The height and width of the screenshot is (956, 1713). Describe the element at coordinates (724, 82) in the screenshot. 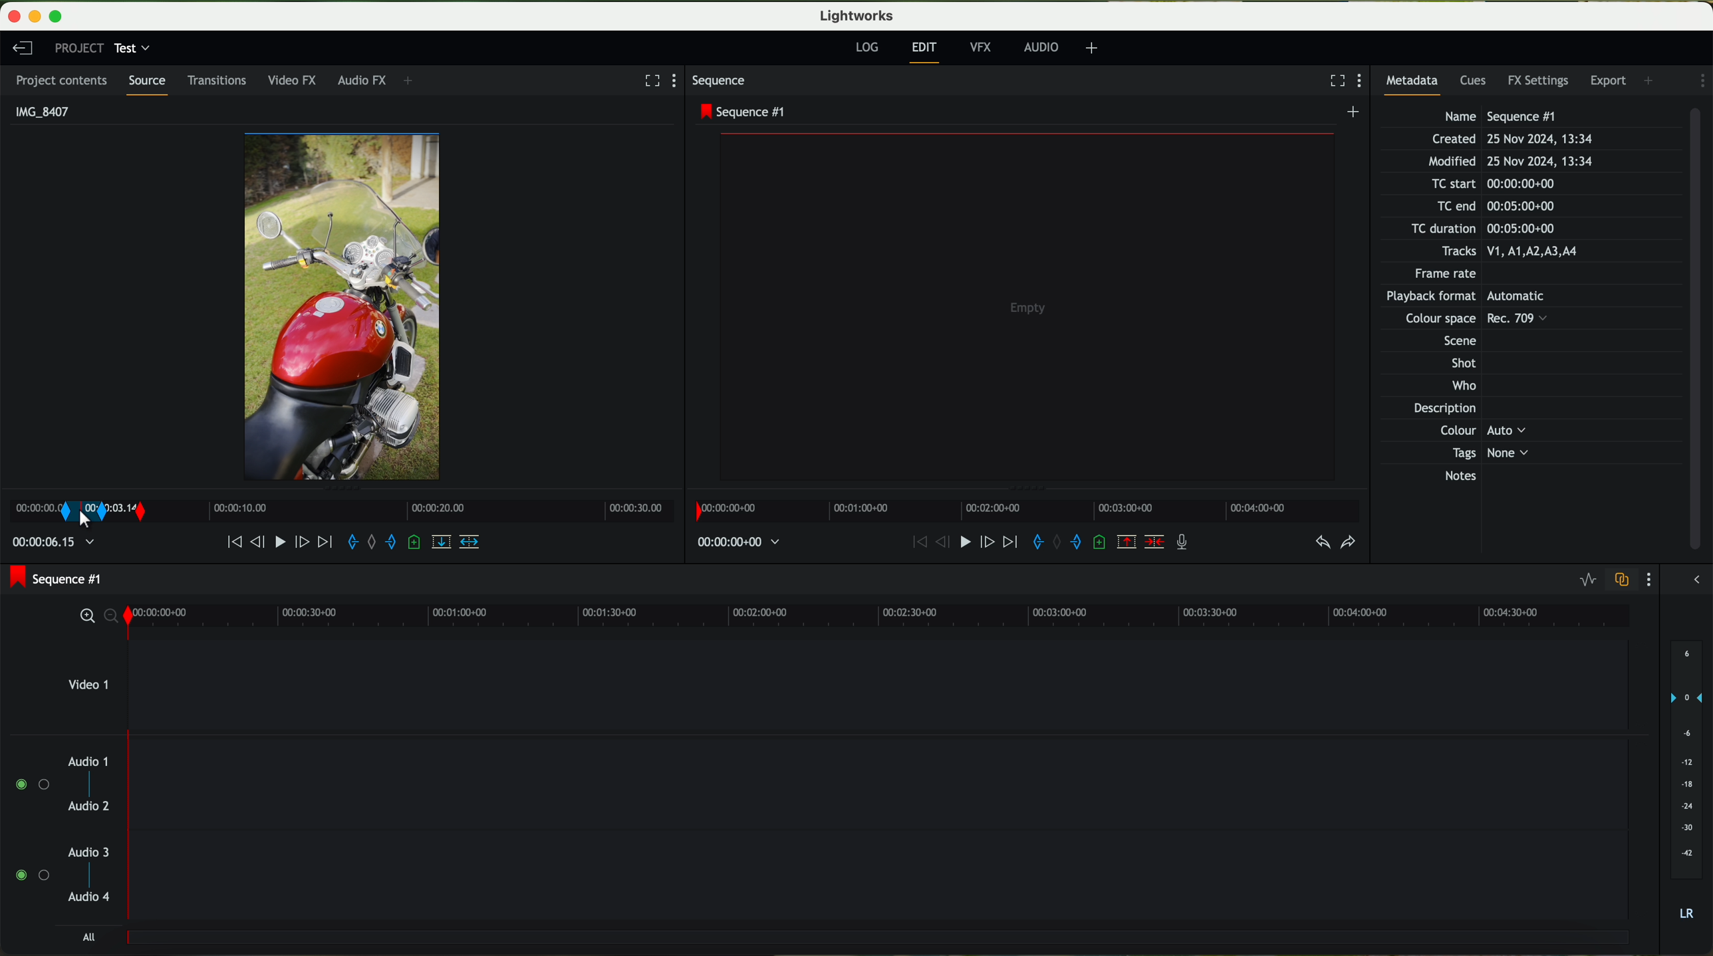

I see `sequence` at that location.